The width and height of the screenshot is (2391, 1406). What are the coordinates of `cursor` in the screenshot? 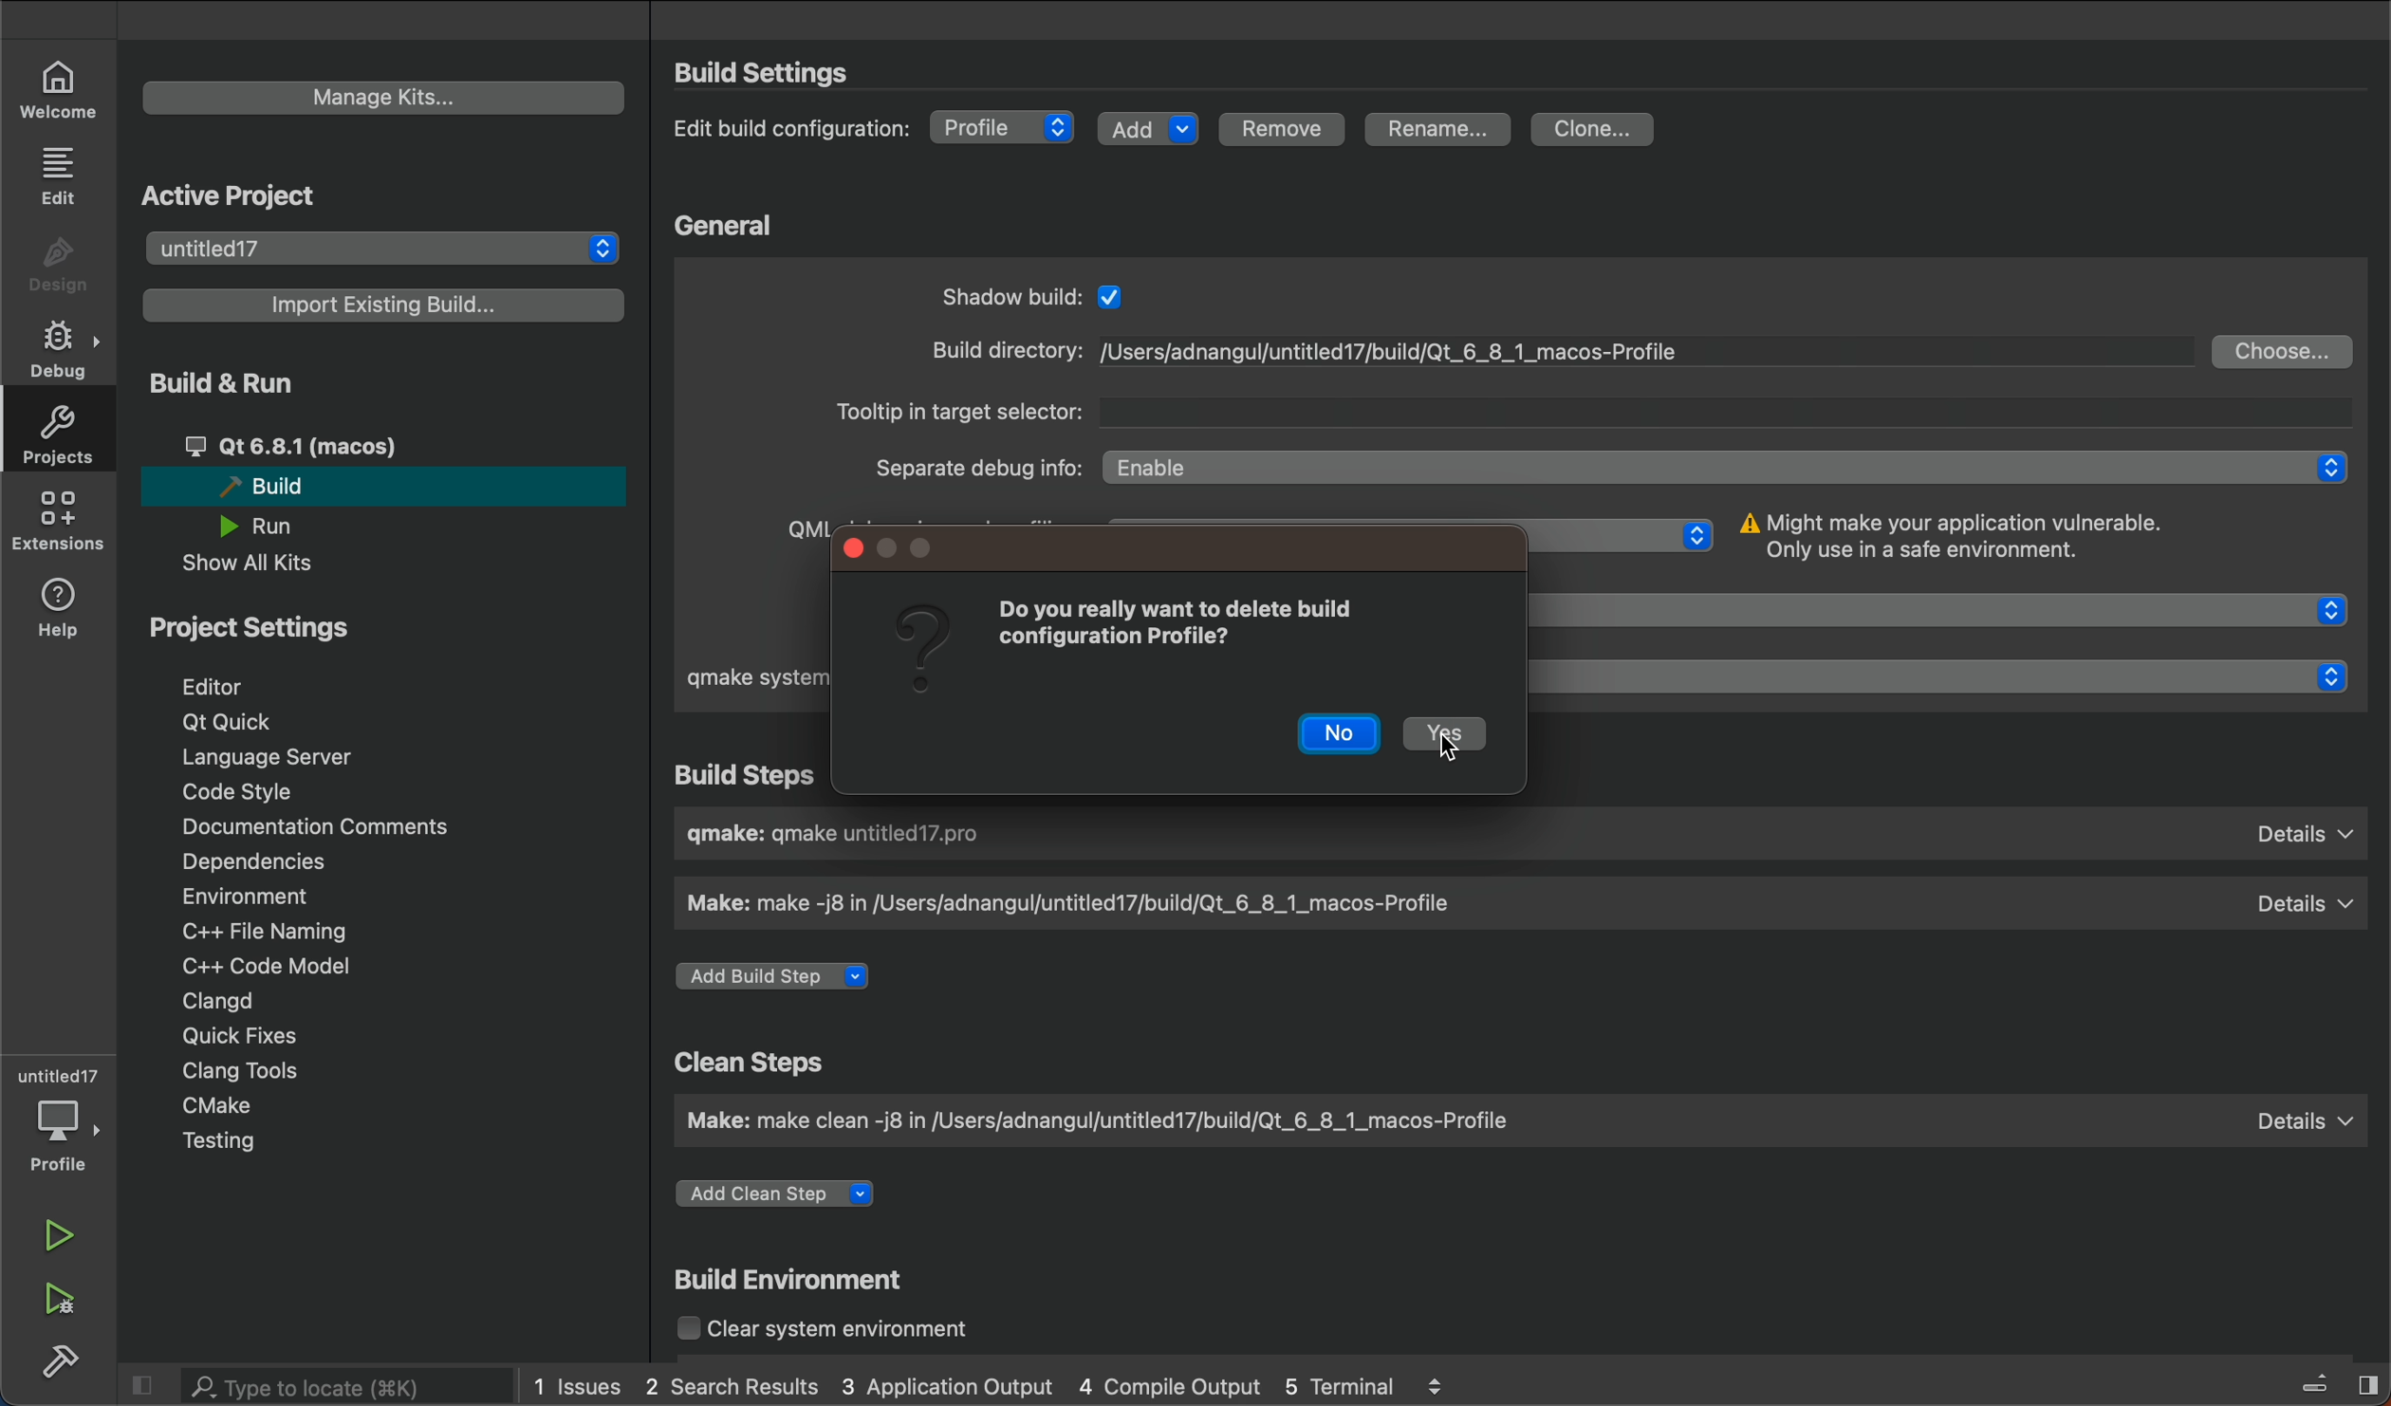 It's located at (1453, 751).